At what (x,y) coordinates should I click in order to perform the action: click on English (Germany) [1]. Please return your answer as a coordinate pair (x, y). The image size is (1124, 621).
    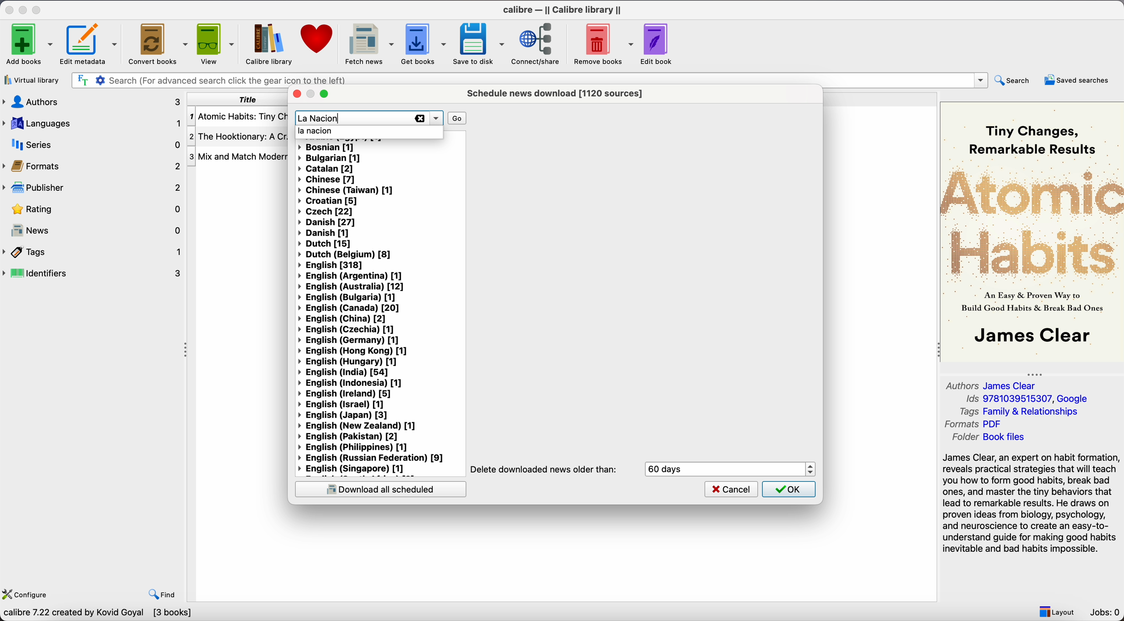
    Looking at the image, I should click on (350, 341).